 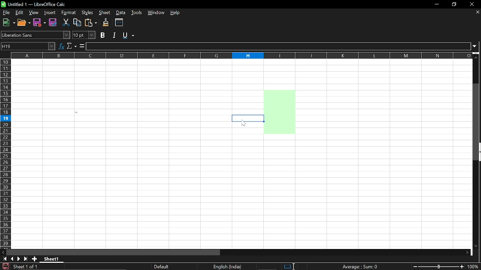 I want to click on Current sheet, so click(x=51, y=259).